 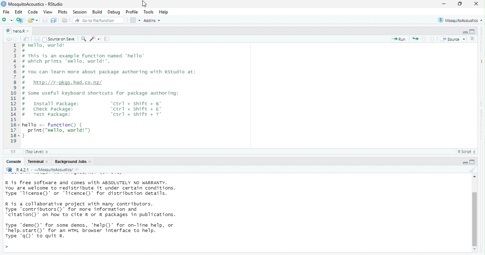 What do you see at coordinates (124, 92) in the screenshot?
I see `hello,world # oo# This is an example function named hello’# which prints ‘Hello, world!.## You can learn more about package authoring with Rstudio at:##  hrep://r-pkgs. had. co.nz/## some useful keyboard shortcuts for package authoring:## Install package: ‘ctrl + shift + 8°# check package: ‘ctrl + shift +# Test package: ‘ctrl + shift + T°hello <- function()_{print("Hello, world!™)¥` at bounding box center [124, 92].